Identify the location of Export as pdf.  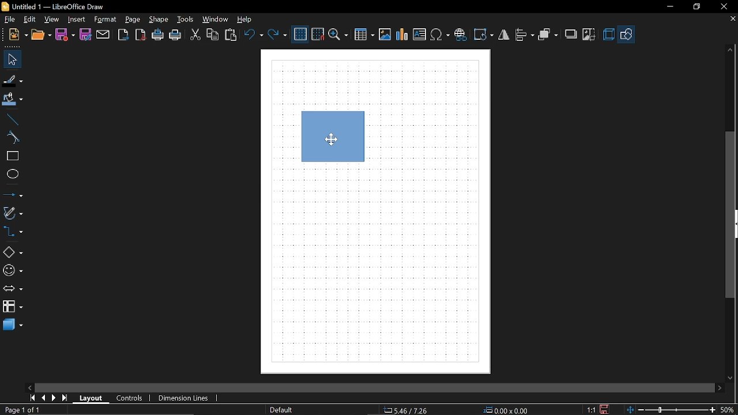
(141, 36).